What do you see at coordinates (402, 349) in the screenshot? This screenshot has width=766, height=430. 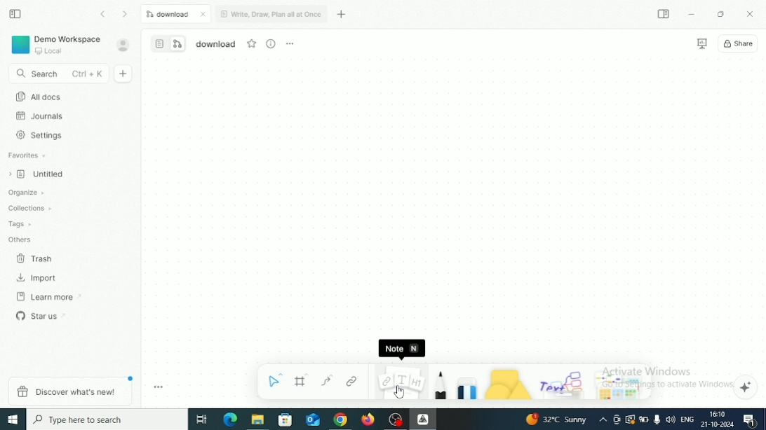 I see `Note` at bounding box center [402, 349].